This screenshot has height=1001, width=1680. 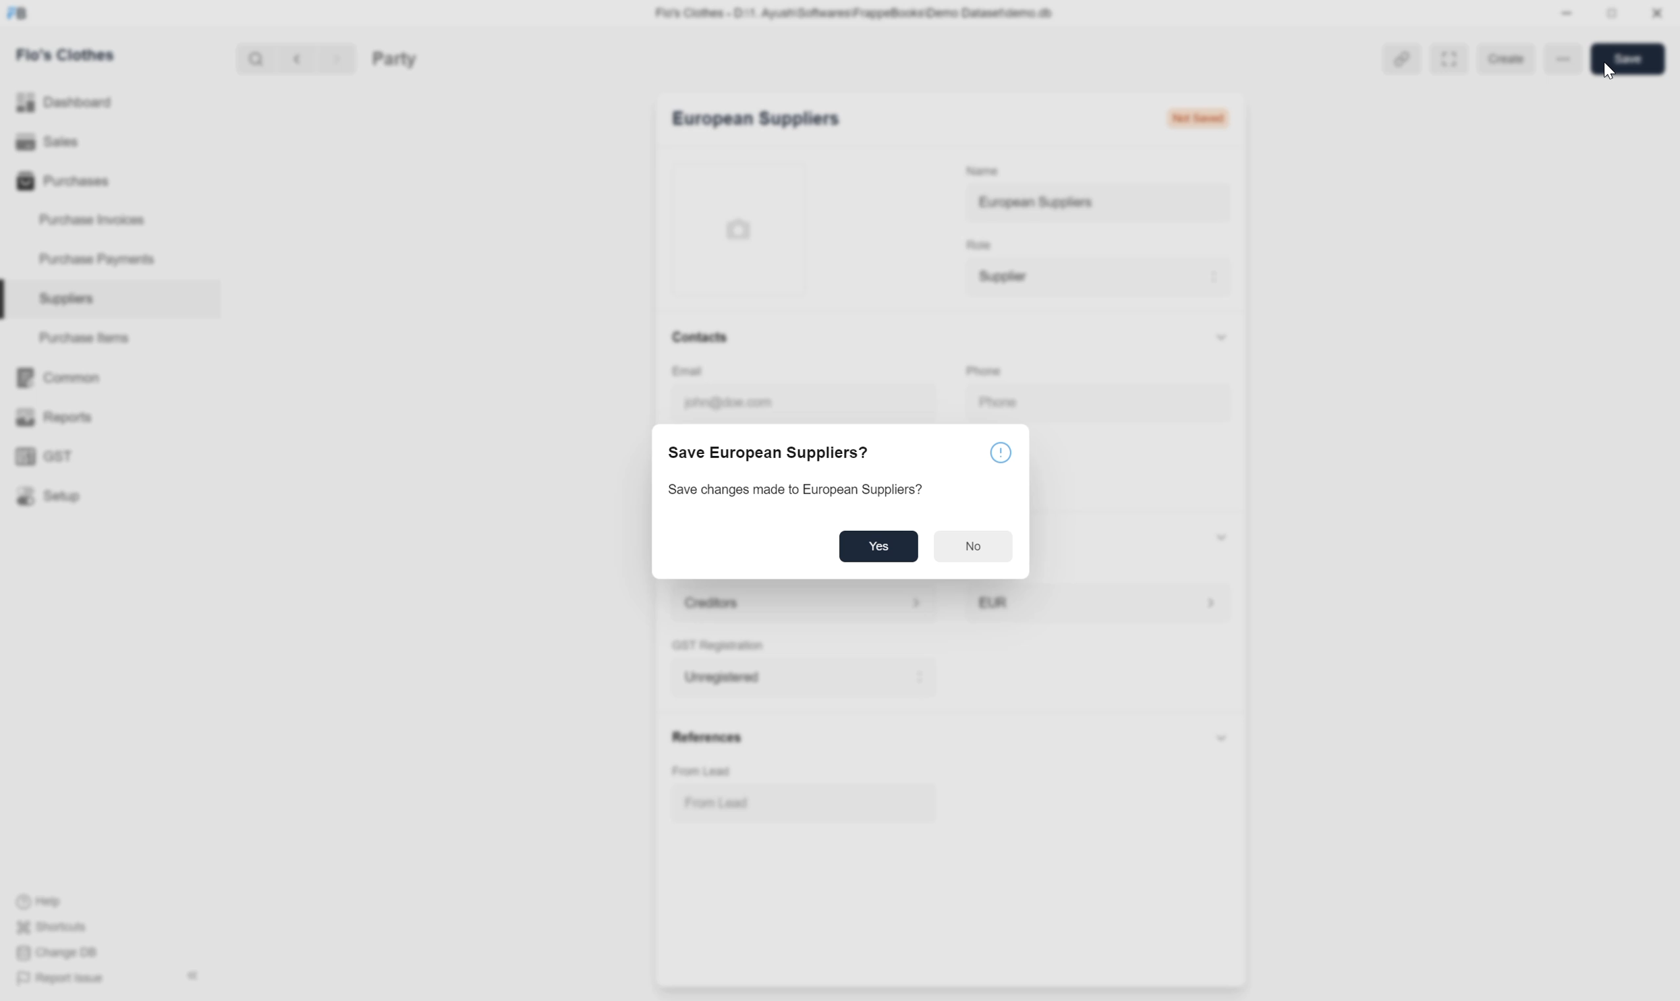 What do you see at coordinates (1657, 16) in the screenshot?
I see `close` at bounding box center [1657, 16].